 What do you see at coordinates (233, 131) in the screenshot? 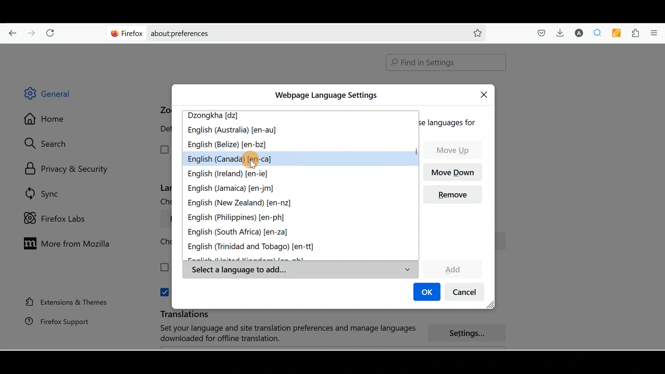
I see `English (Australia) [en-au]` at bounding box center [233, 131].